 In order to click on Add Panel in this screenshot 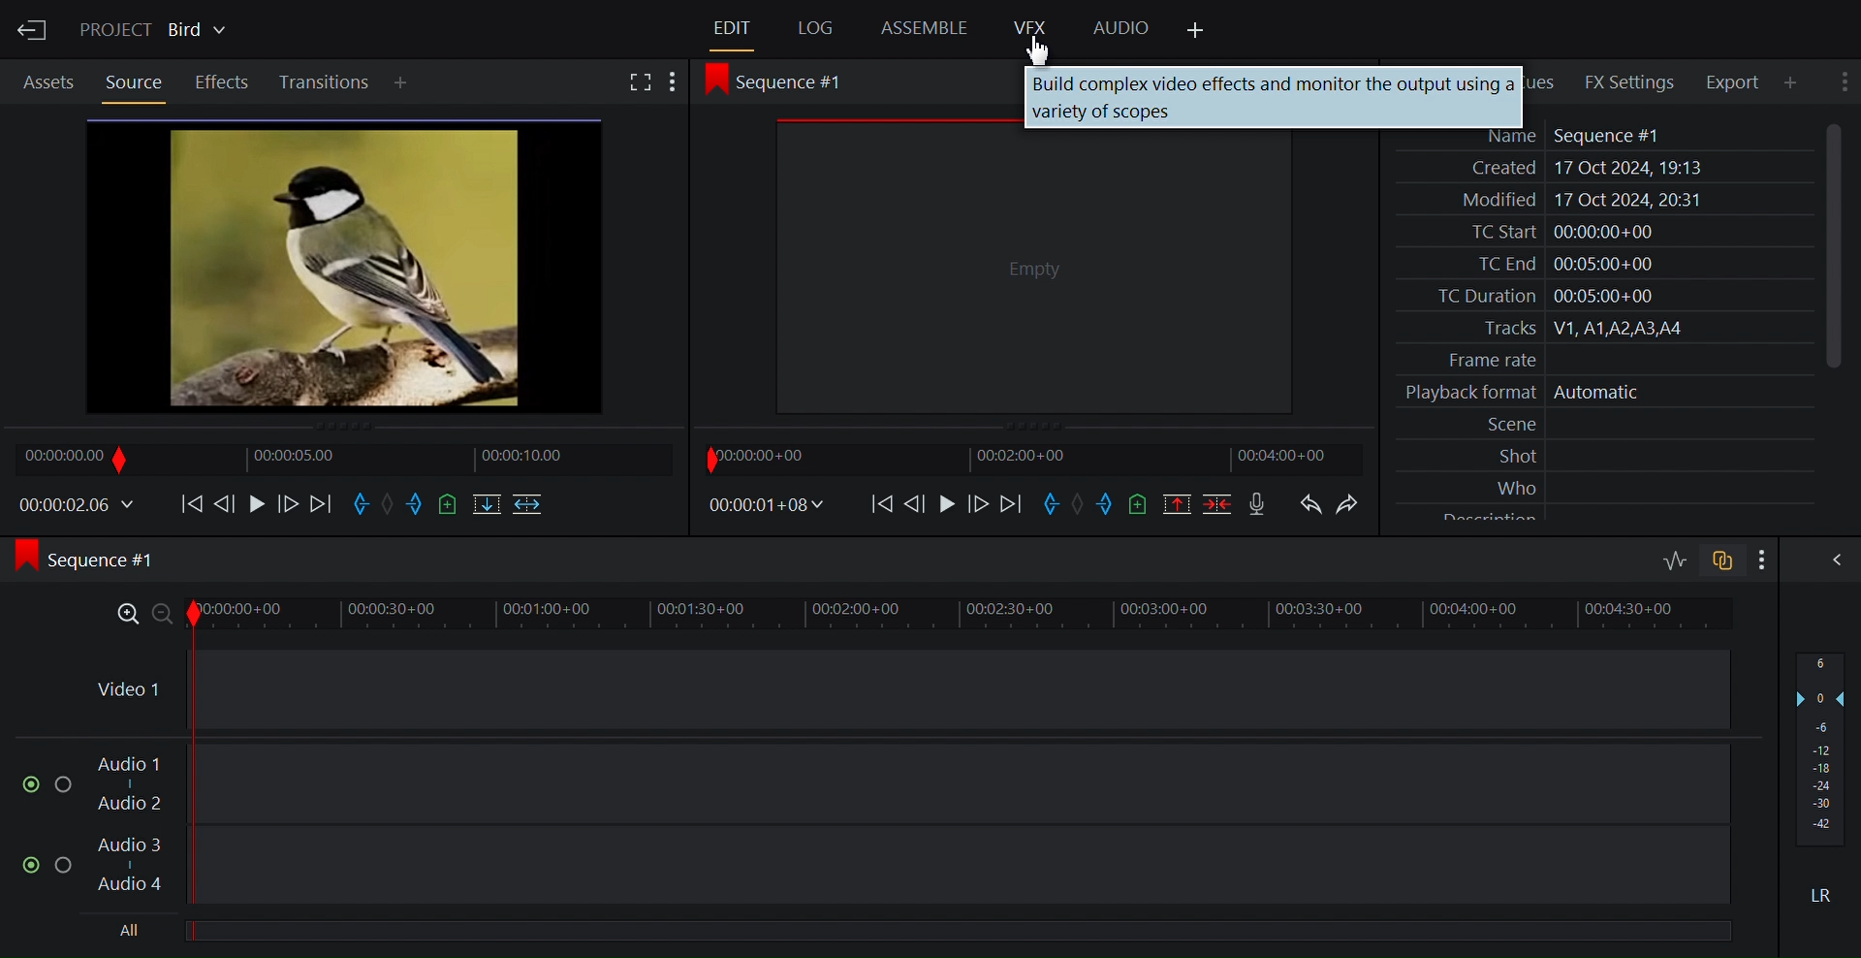, I will do `click(1794, 80)`.